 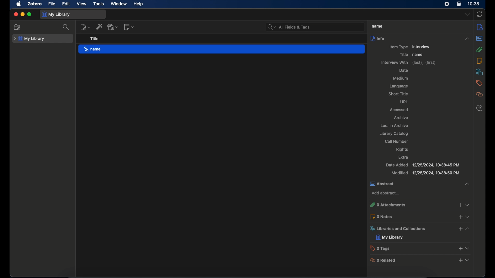 What do you see at coordinates (381, 248) in the screenshot?
I see `0 tags` at bounding box center [381, 248].